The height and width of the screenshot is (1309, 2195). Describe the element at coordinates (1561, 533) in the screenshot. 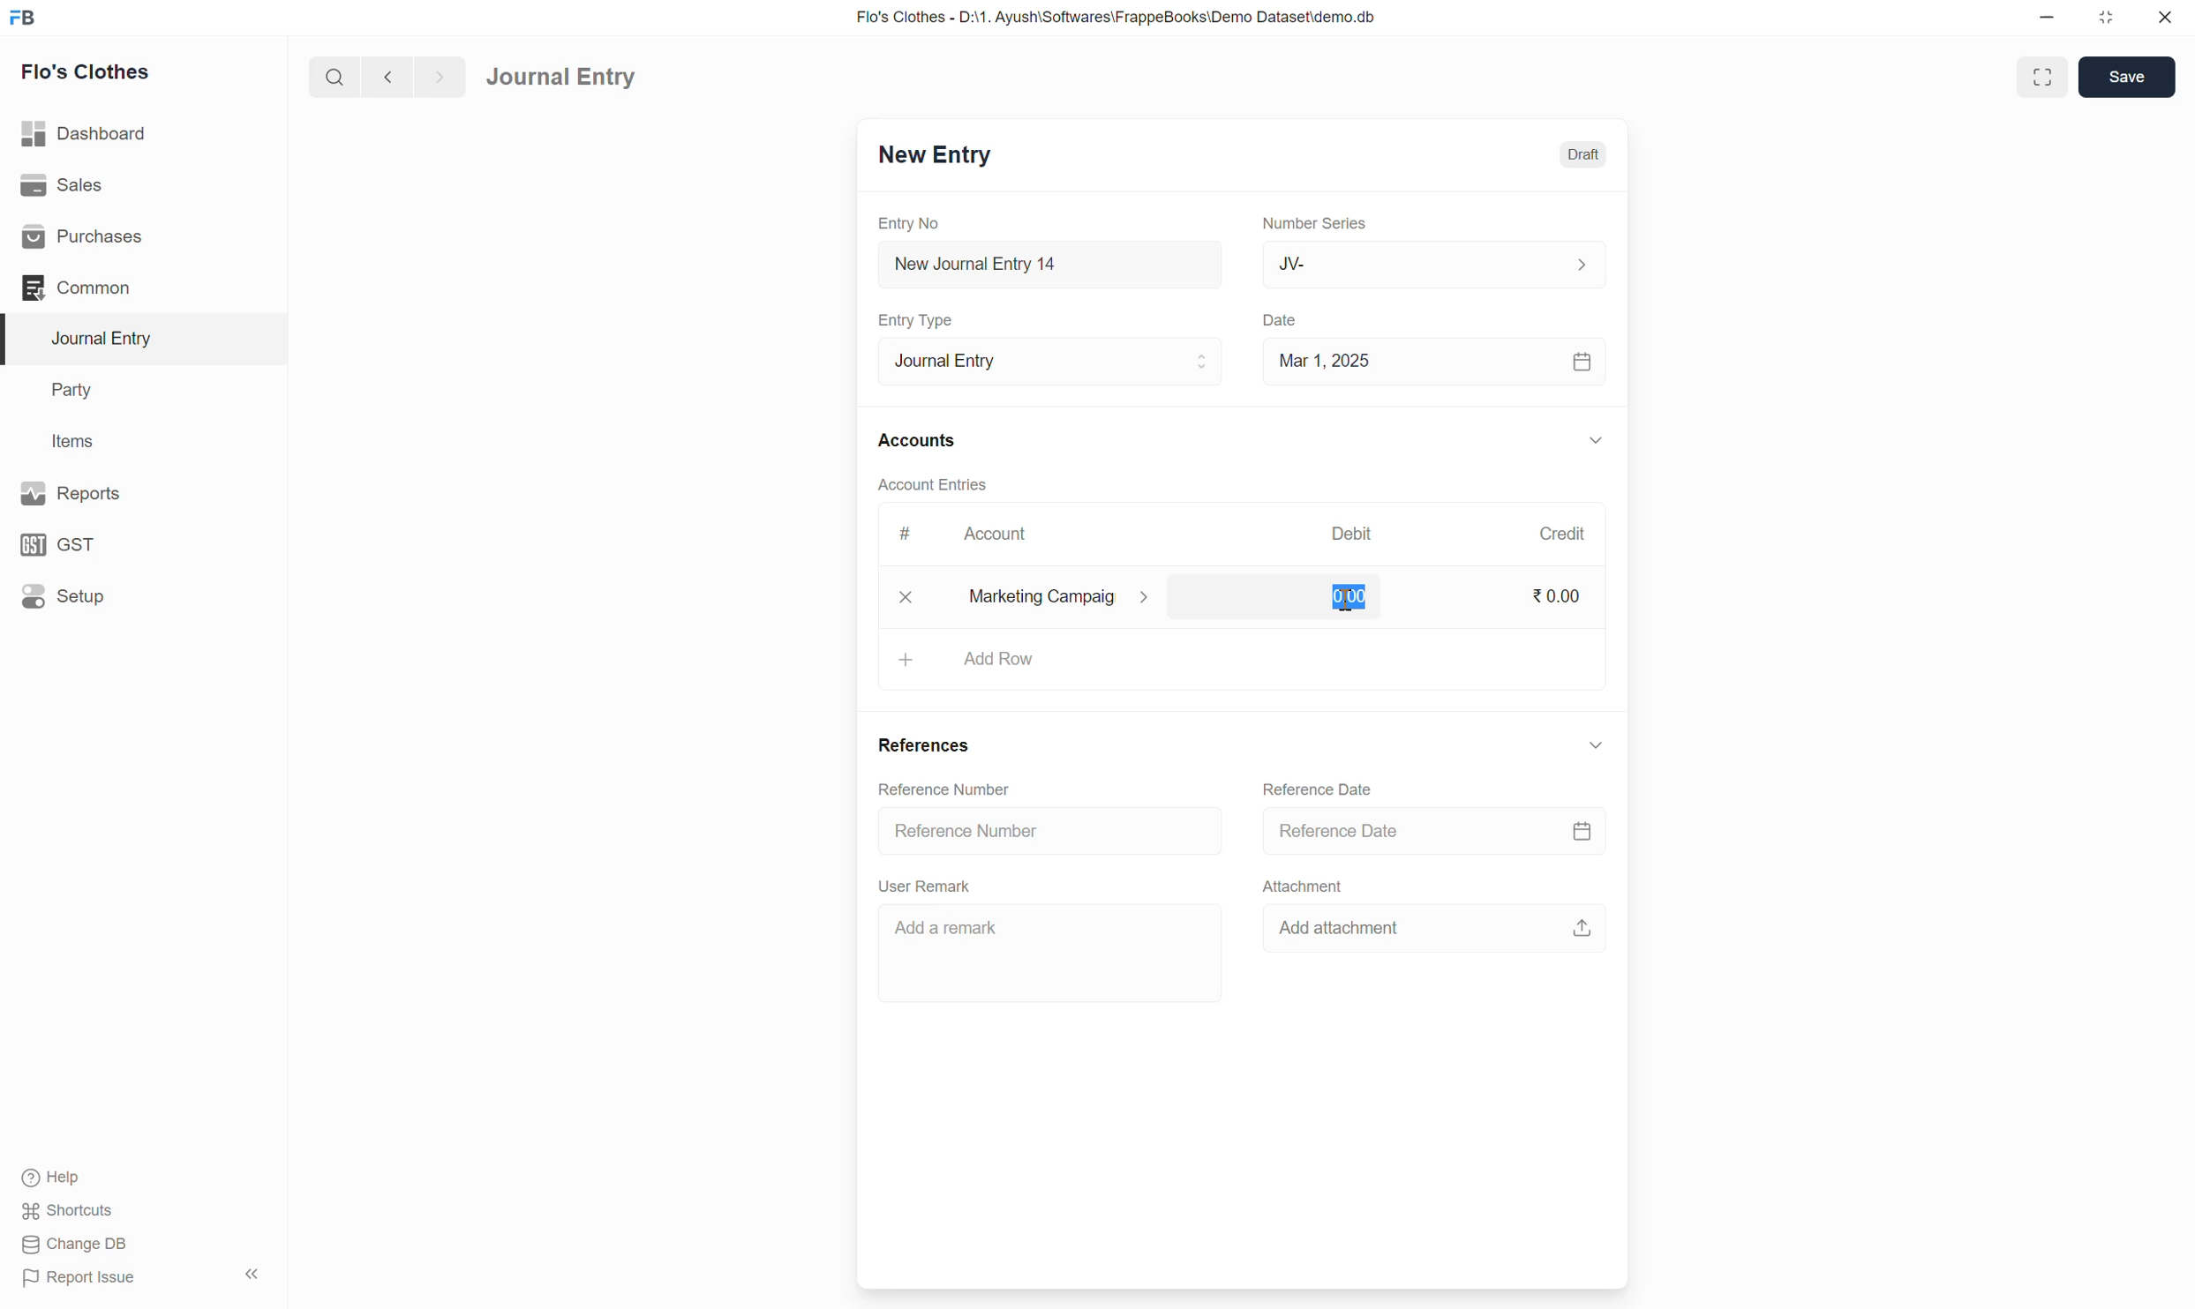

I see `Credit` at that location.